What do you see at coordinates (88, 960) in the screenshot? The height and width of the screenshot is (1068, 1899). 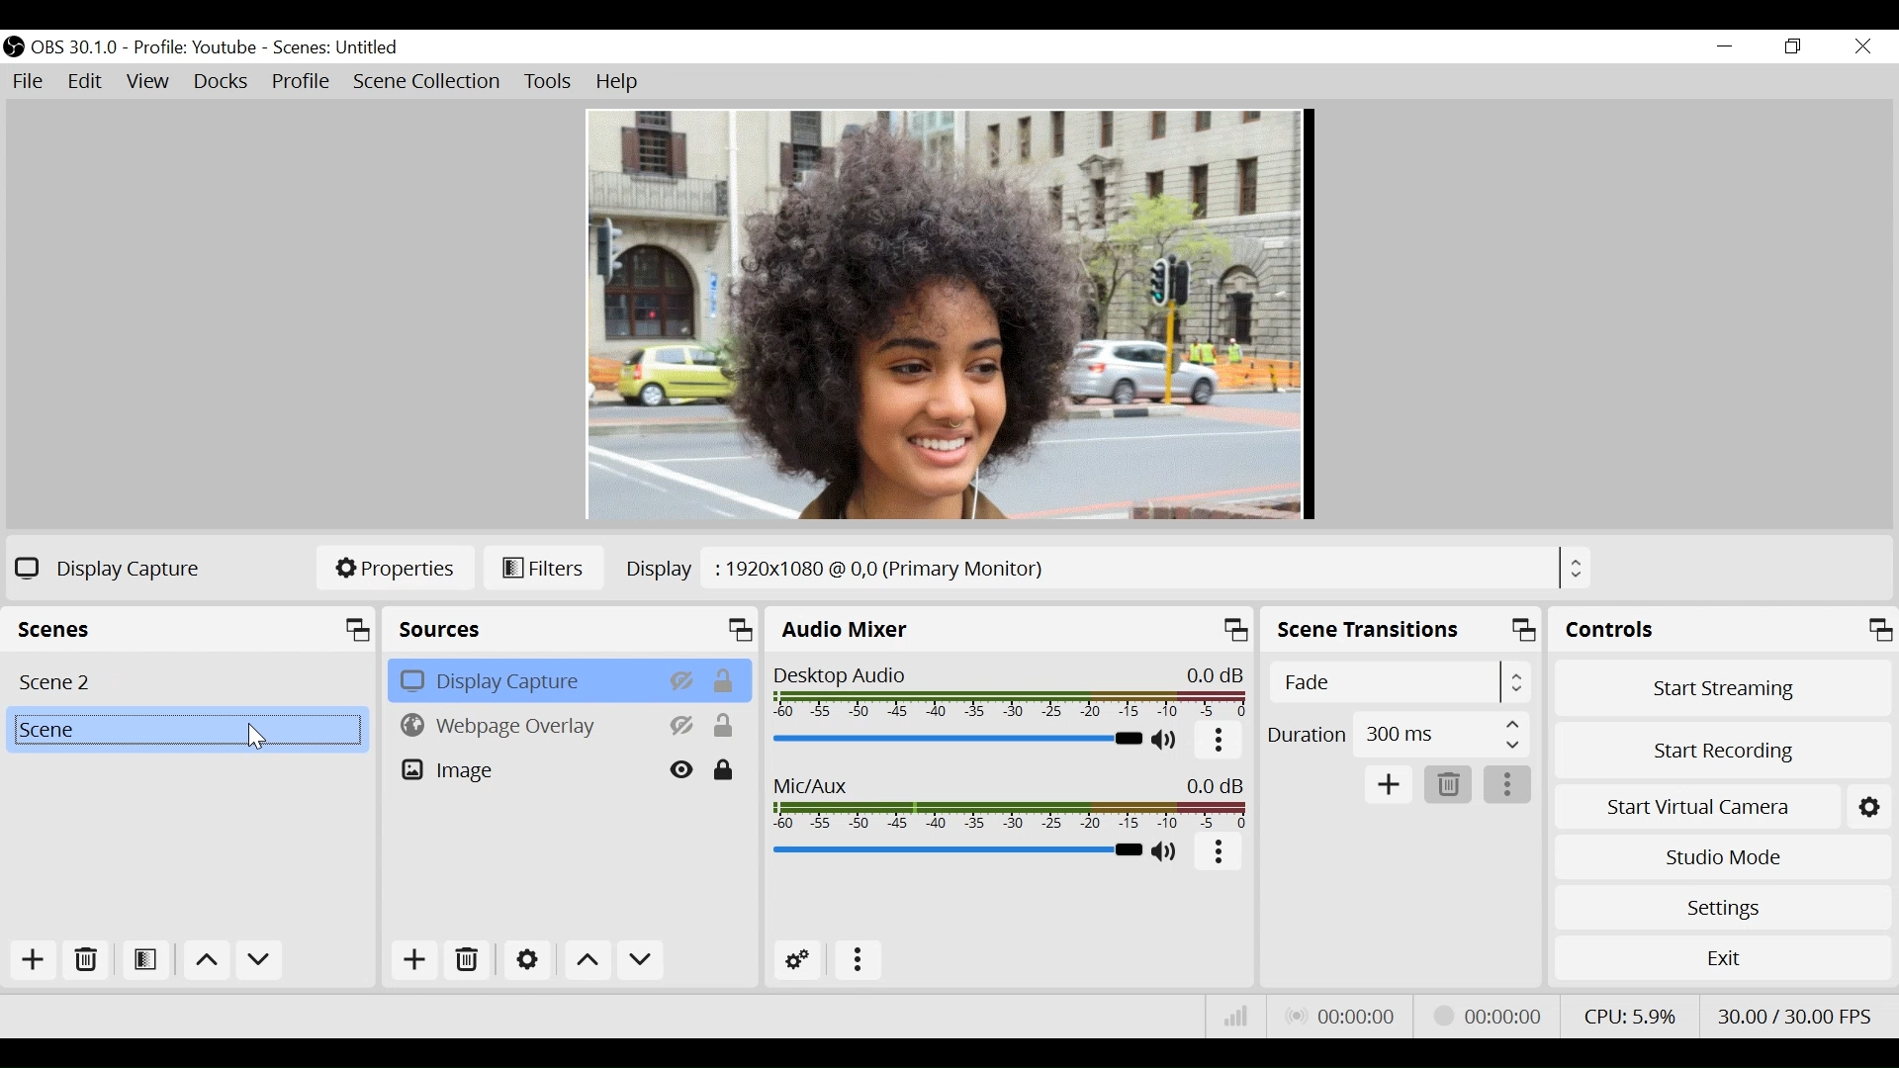 I see `Delete` at bounding box center [88, 960].